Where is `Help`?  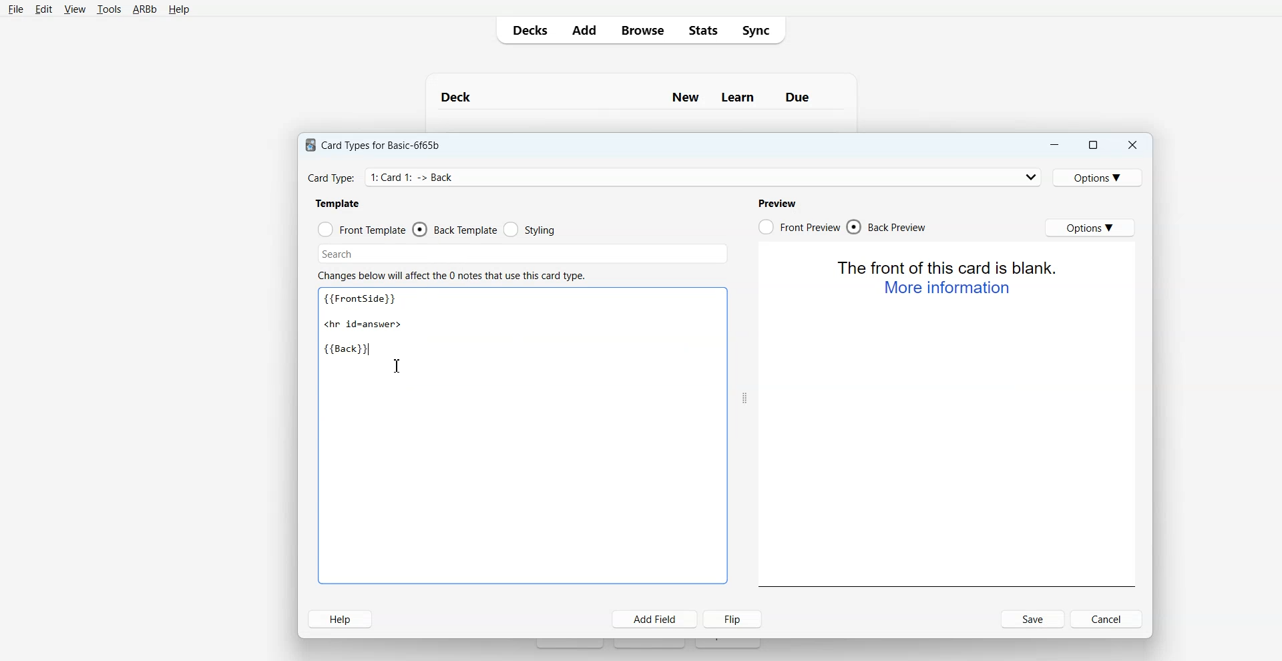
Help is located at coordinates (341, 619).